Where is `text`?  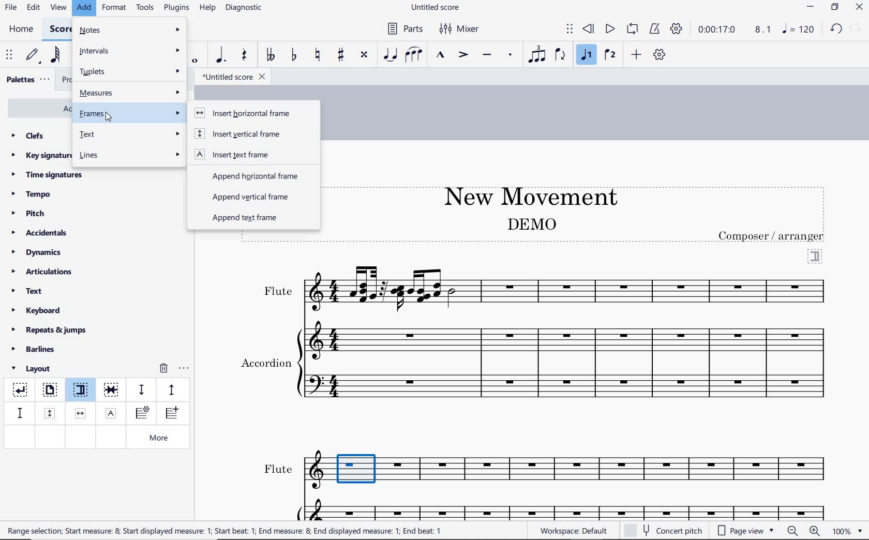 text is located at coordinates (28, 292).